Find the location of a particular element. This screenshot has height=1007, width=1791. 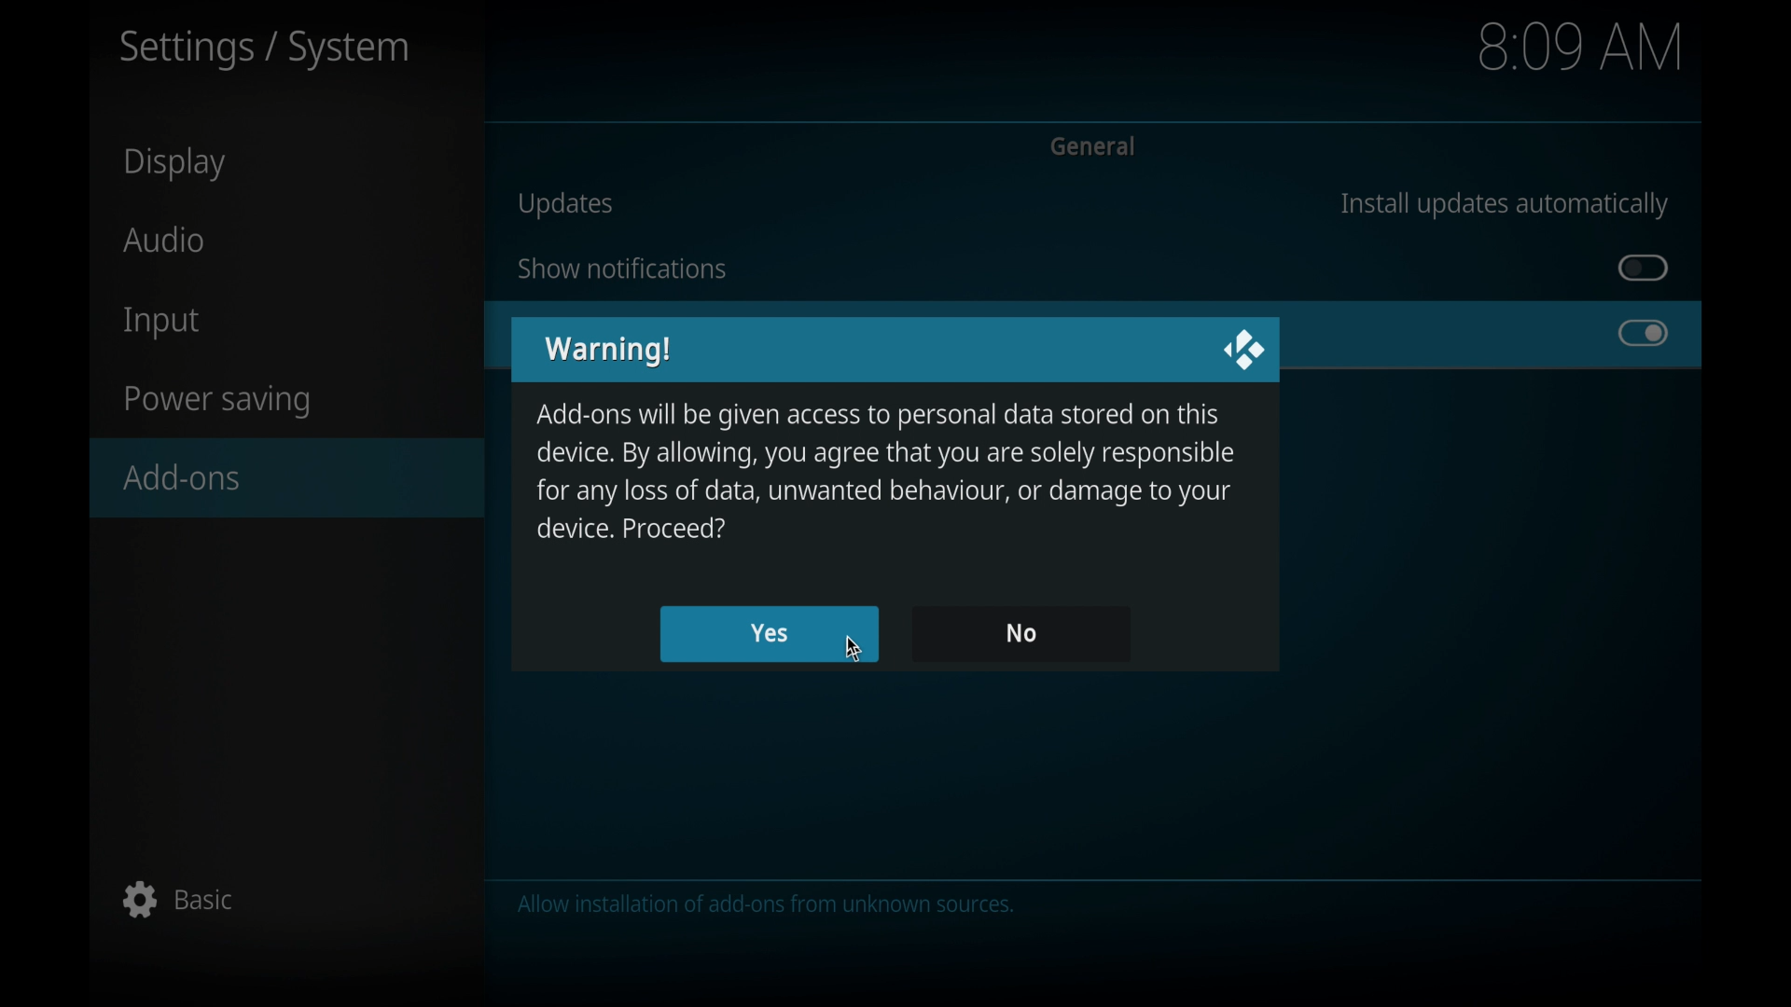

basic is located at coordinates (180, 899).